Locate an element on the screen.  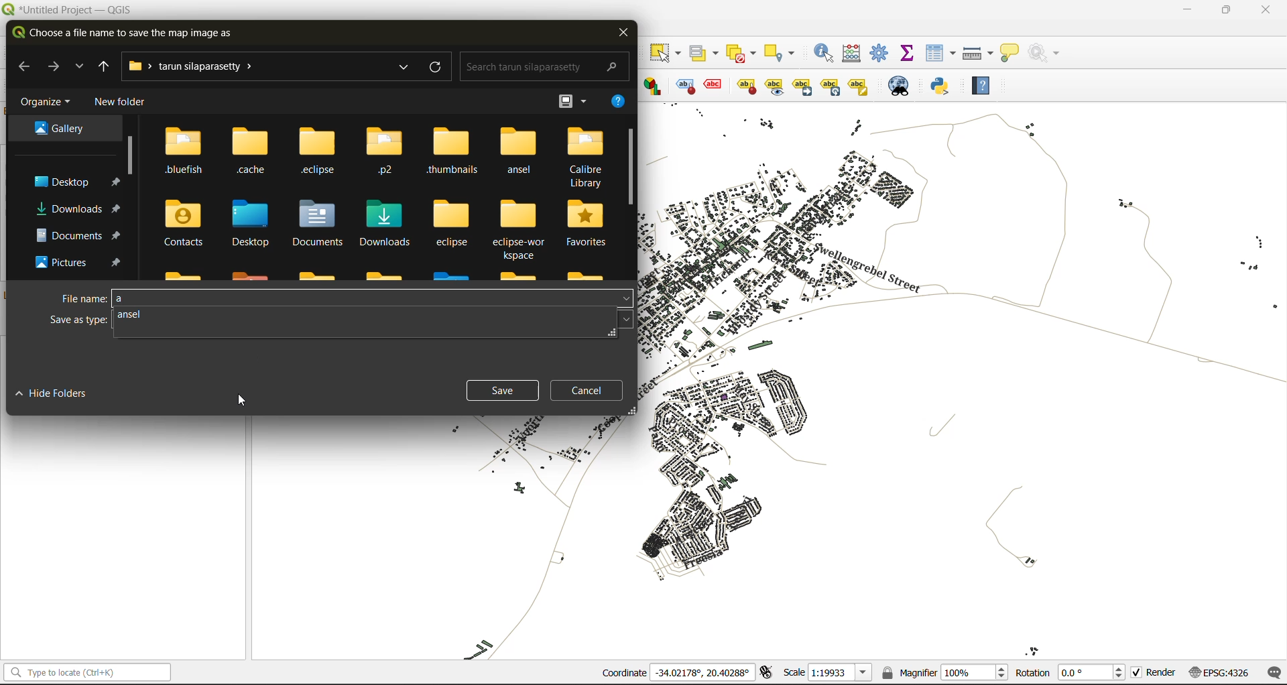
organize is located at coordinates (47, 101).